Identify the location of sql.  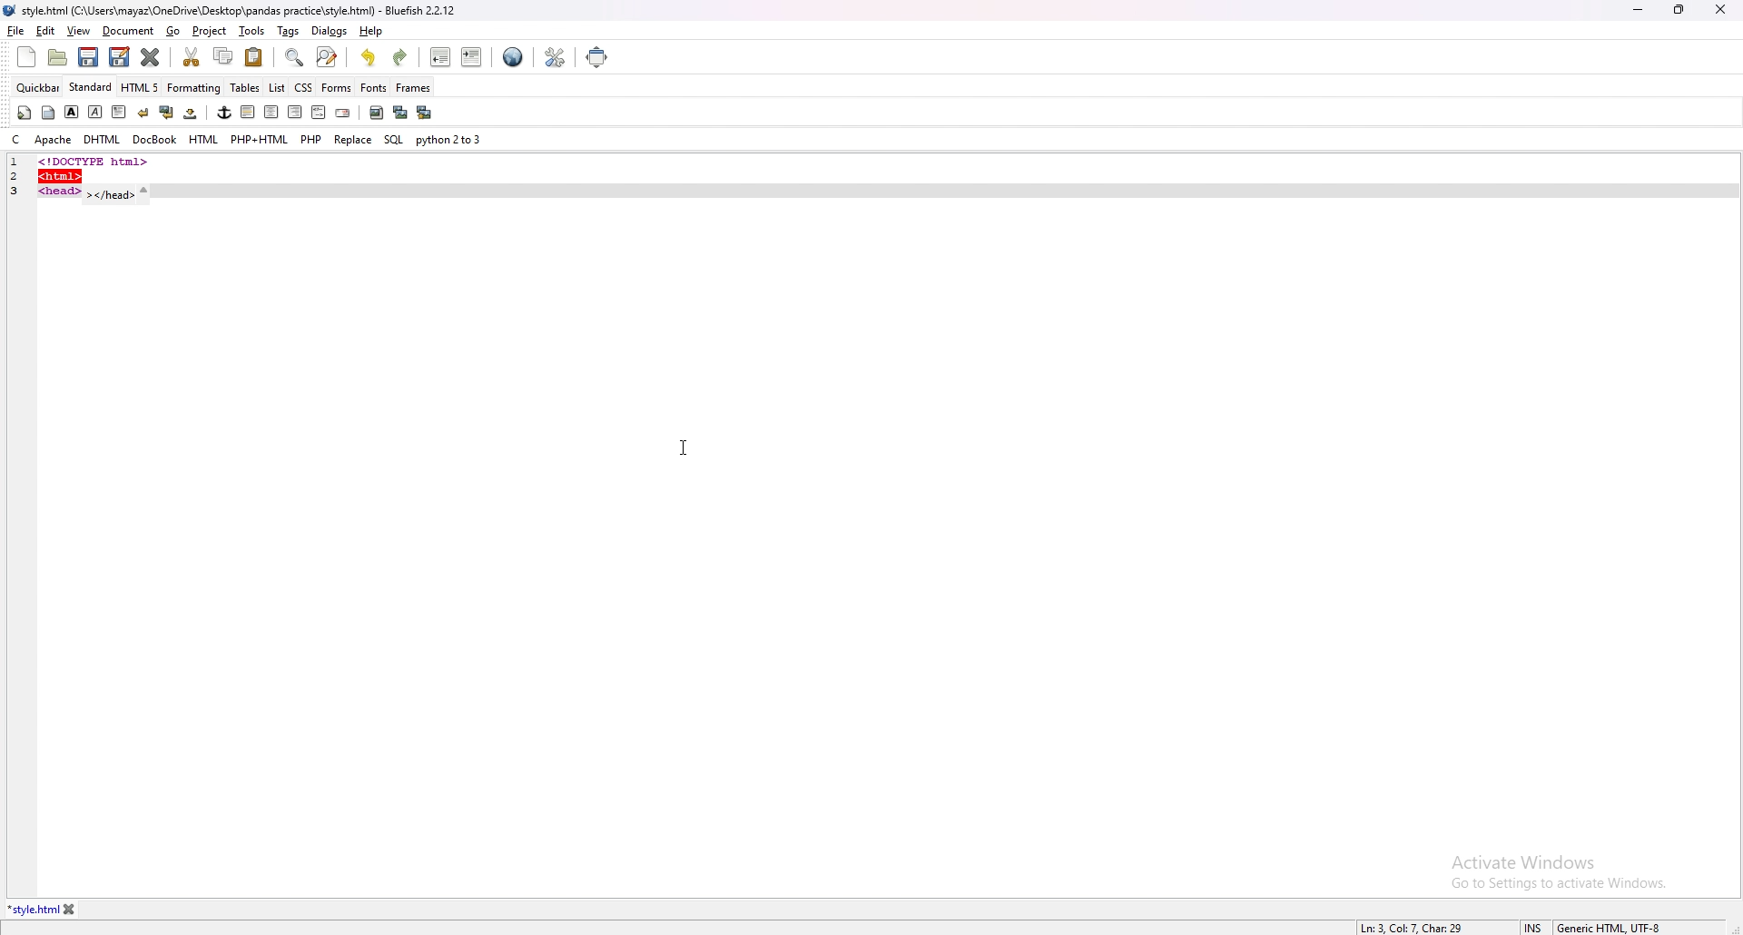
(393, 139).